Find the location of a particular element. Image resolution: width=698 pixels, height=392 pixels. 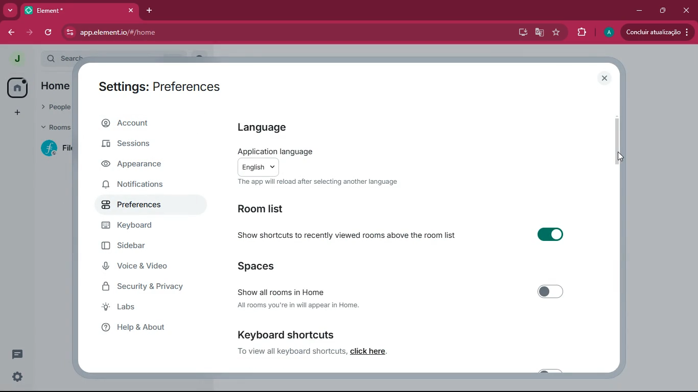

add tab is located at coordinates (149, 11).